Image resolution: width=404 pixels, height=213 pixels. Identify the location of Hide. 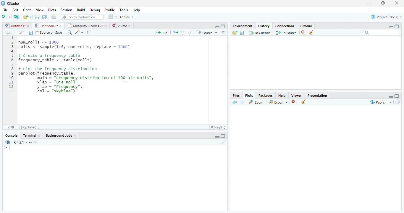
(216, 27).